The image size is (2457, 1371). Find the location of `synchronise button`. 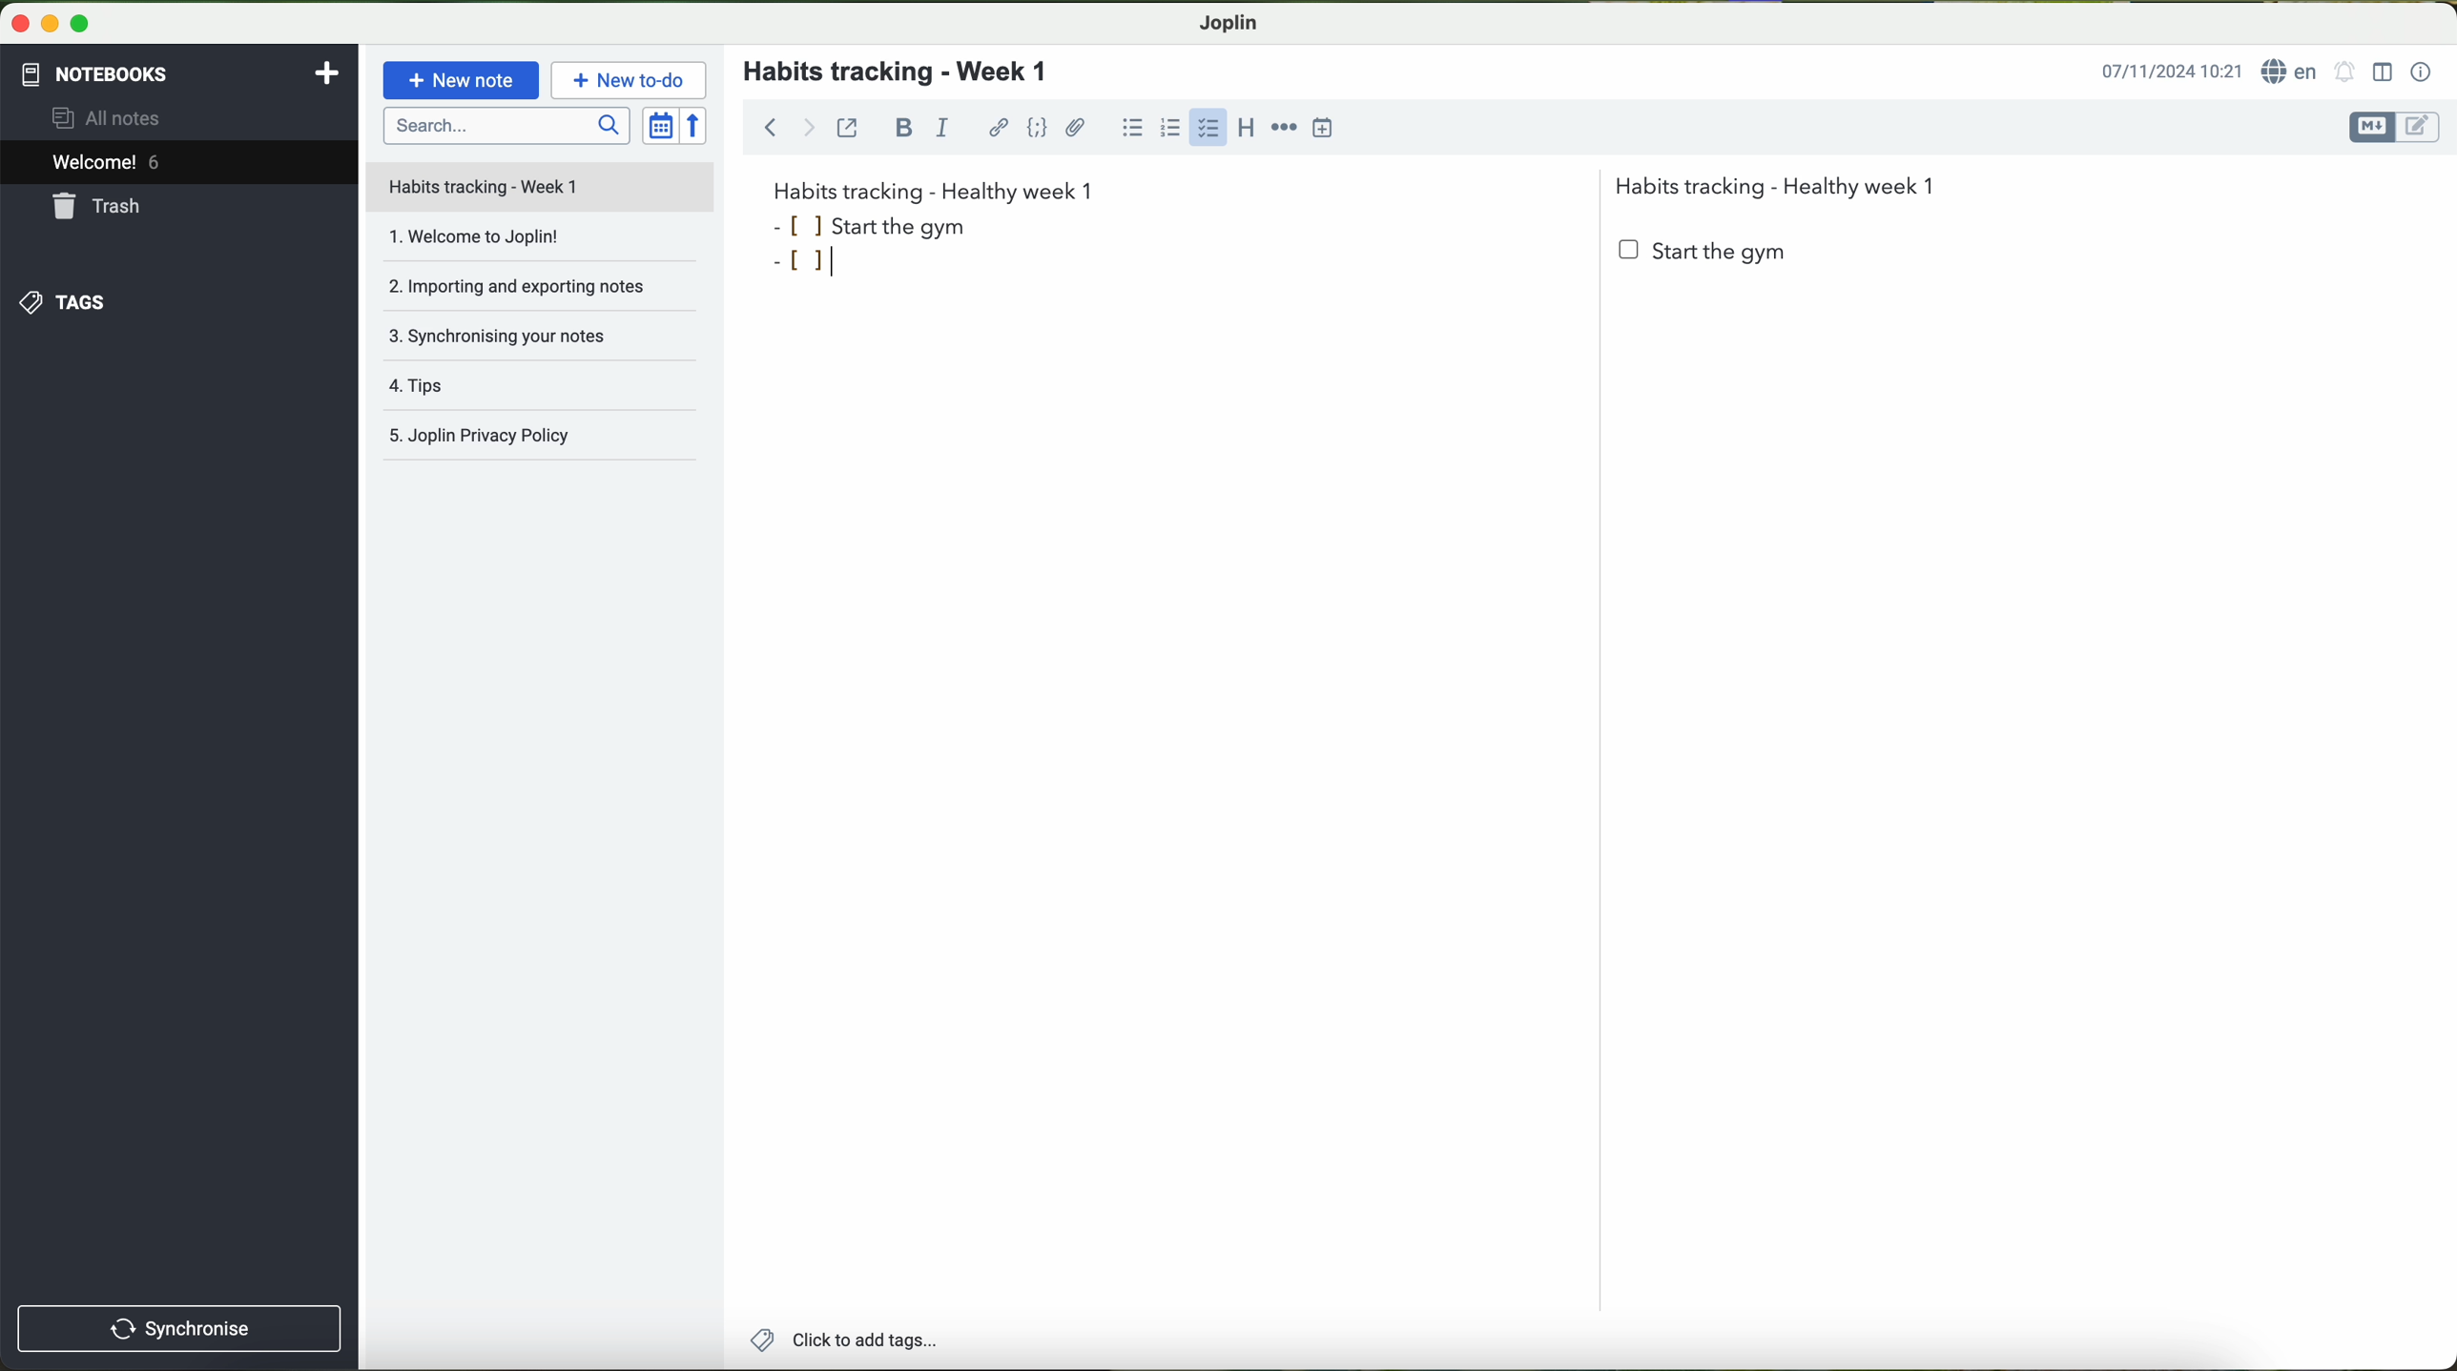

synchronise button is located at coordinates (181, 1329).